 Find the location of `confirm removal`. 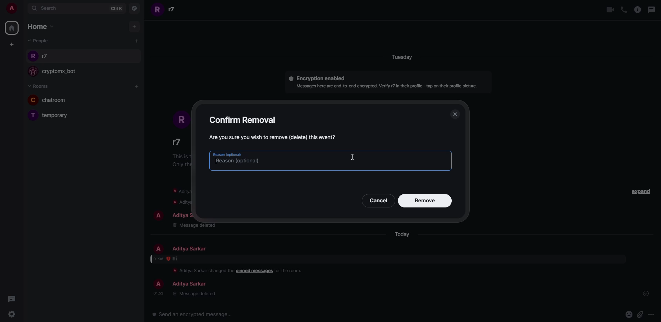

confirm removal is located at coordinates (245, 119).